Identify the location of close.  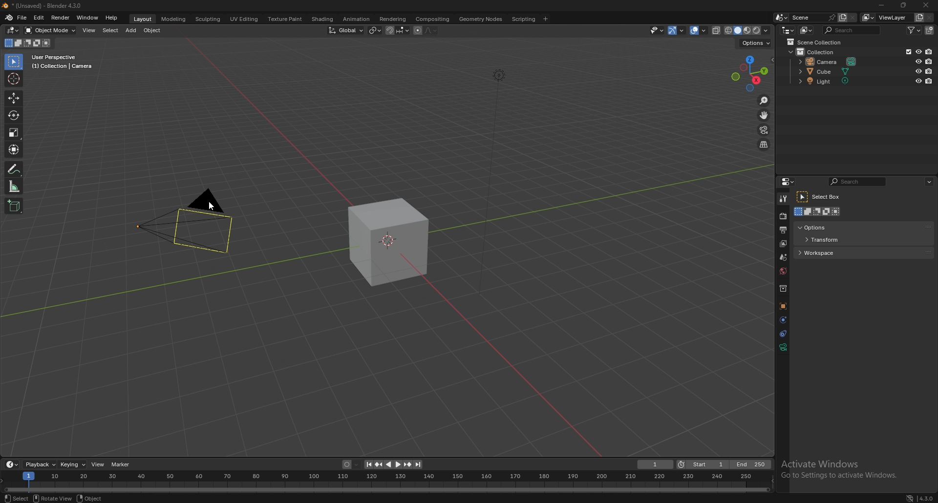
(927, 5).